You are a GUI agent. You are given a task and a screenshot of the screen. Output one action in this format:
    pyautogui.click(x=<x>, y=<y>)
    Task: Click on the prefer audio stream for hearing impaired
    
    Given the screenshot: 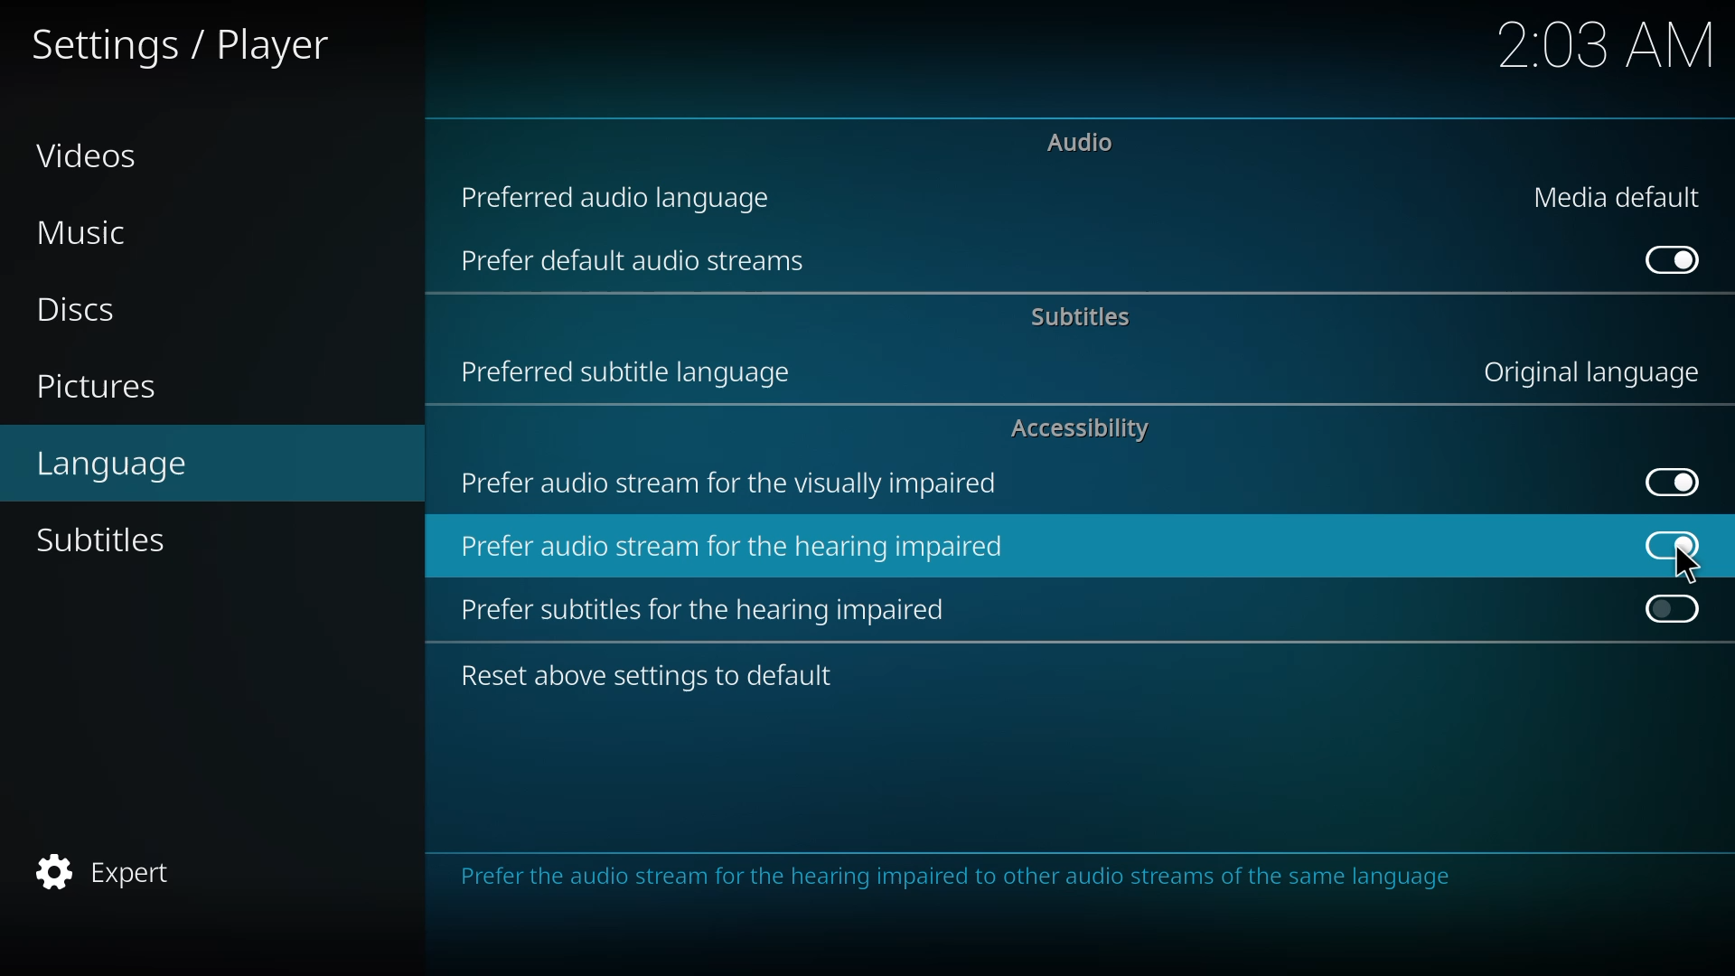 What is the action you would take?
    pyautogui.click(x=729, y=548)
    